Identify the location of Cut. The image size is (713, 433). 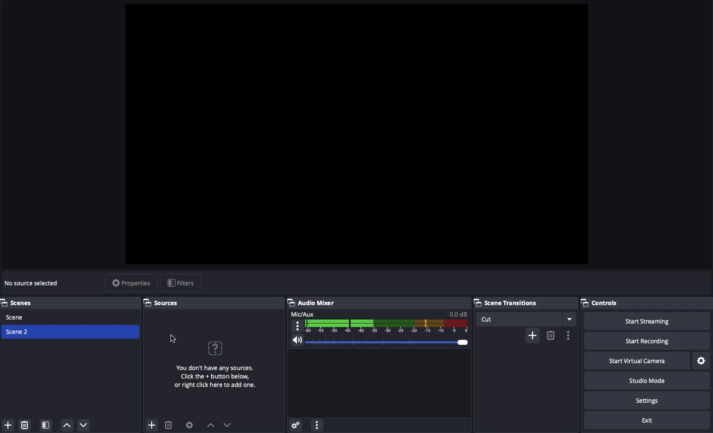
(527, 319).